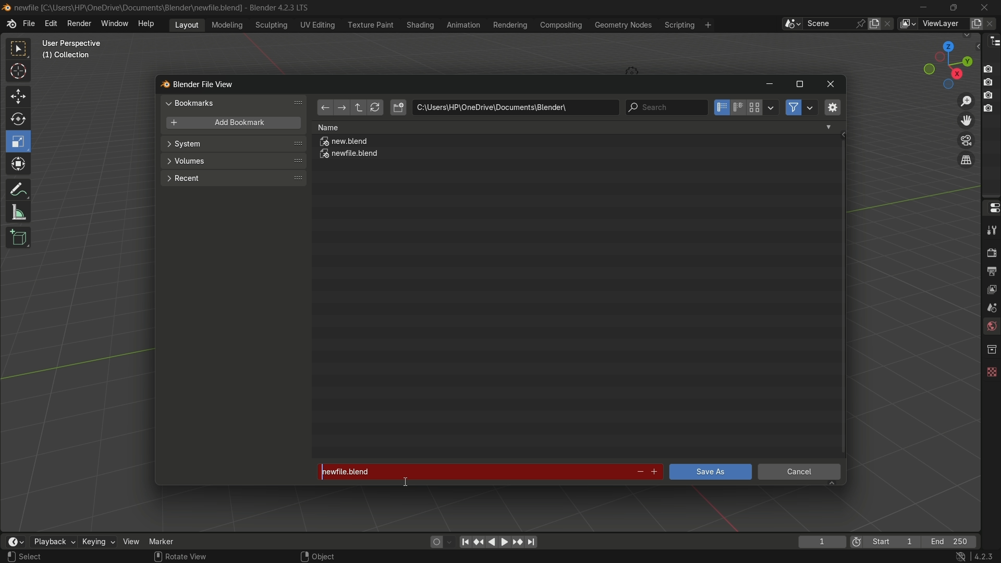 The width and height of the screenshot is (1001, 563). Describe the element at coordinates (532, 542) in the screenshot. I see `jump to endpoint` at that location.